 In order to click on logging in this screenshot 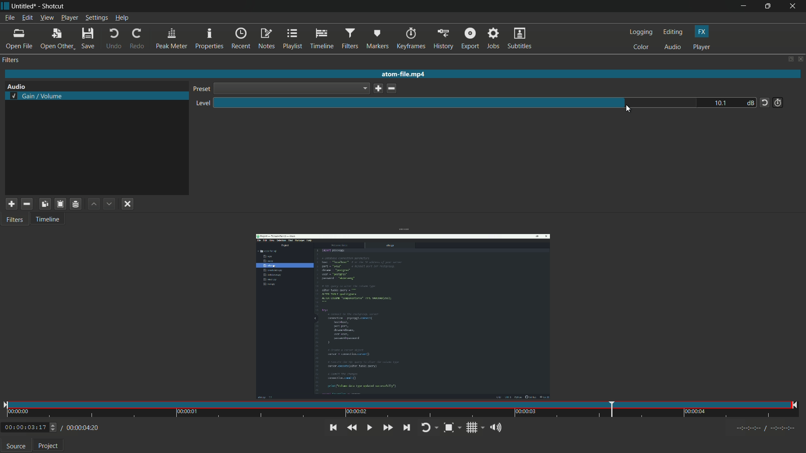, I will do `click(641, 32)`.